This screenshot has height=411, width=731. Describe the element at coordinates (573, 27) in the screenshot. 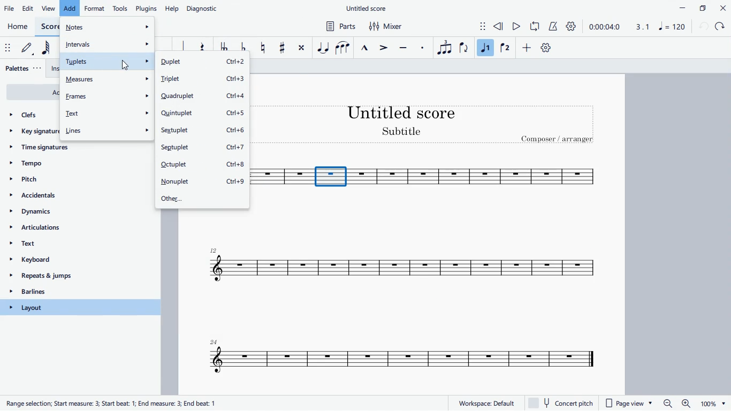

I see `settings` at that location.